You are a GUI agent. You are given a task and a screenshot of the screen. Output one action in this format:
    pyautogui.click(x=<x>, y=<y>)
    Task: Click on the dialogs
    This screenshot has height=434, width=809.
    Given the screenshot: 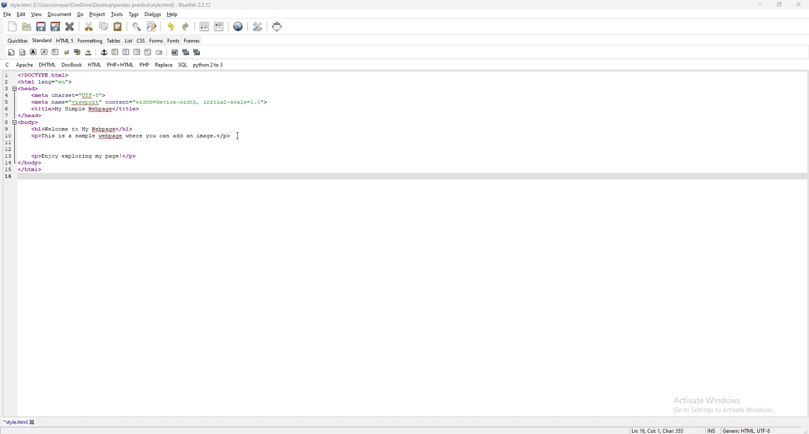 What is the action you would take?
    pyautogui.click(x=153, y=14)
    